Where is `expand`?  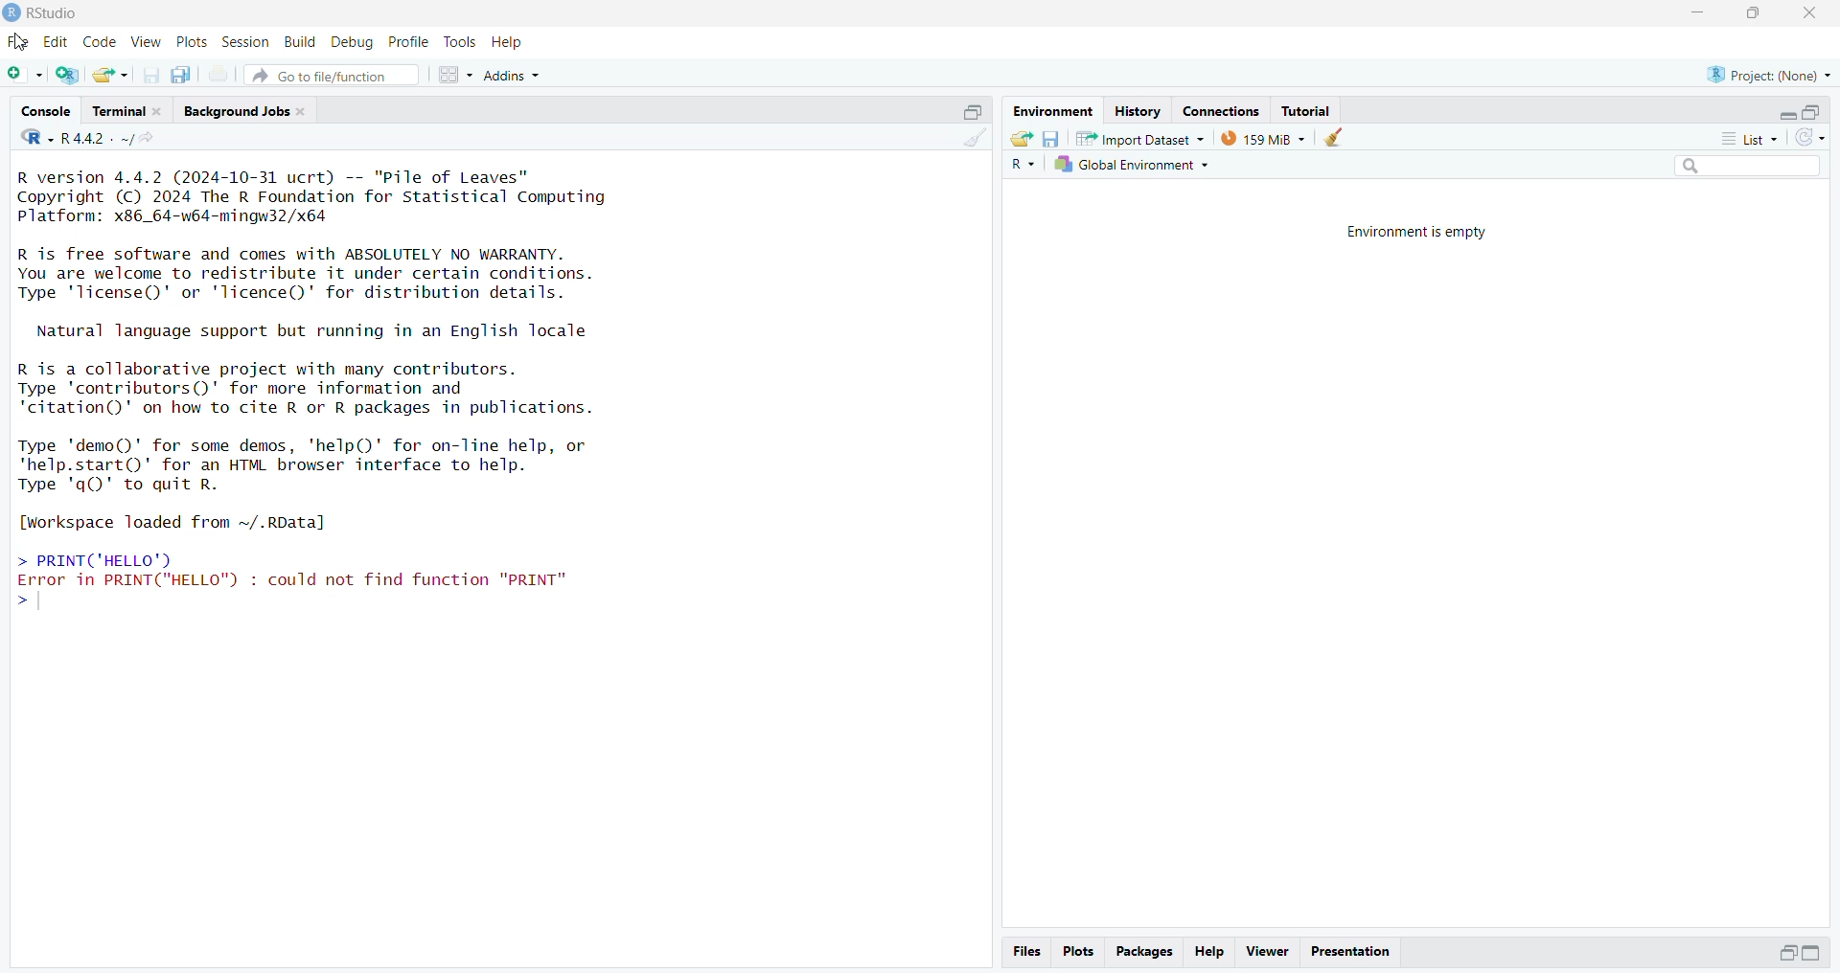 expand is located at coordinates (1787, 952).